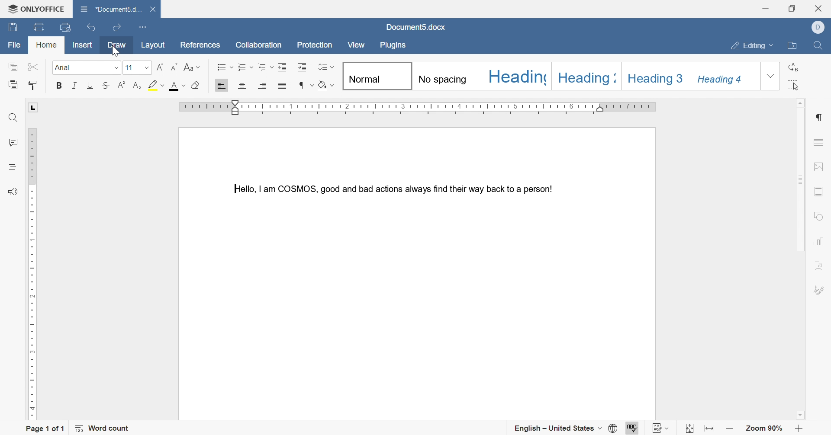 This screenshot has width=831, height=435. Describe the element at coordinates (730, 429) in the screenshot. I see `zoom out` at that location.